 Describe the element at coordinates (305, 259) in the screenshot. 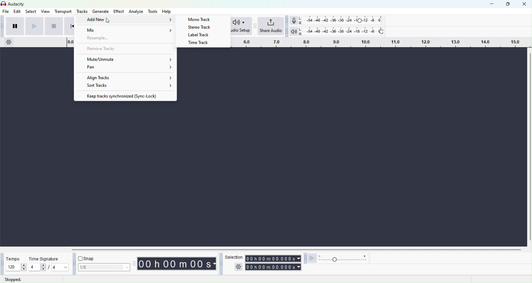

I see `Audacity play at speed toolbar` at that location.